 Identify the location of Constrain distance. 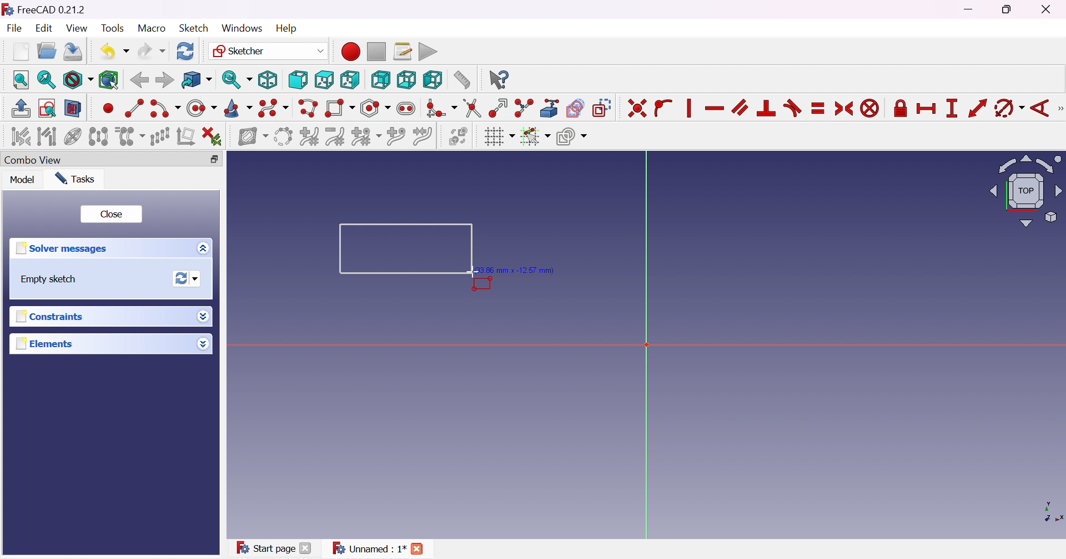
(977, 108).